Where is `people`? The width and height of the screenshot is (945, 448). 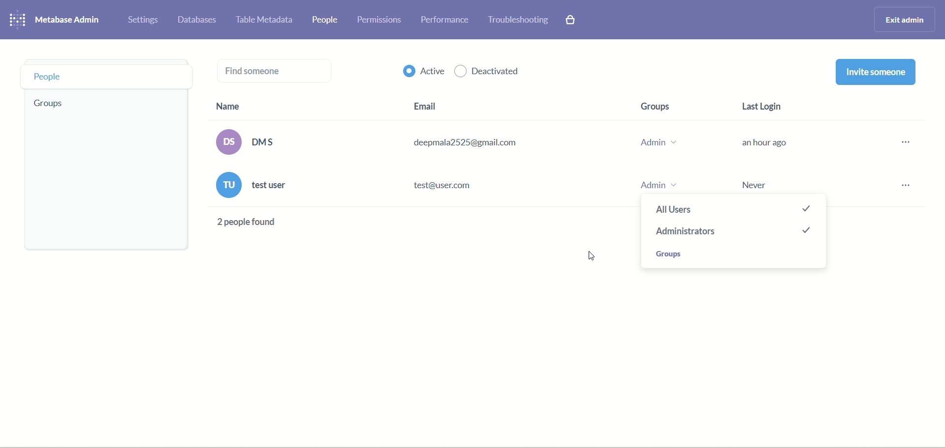
people is located at coordinates (107, 76).